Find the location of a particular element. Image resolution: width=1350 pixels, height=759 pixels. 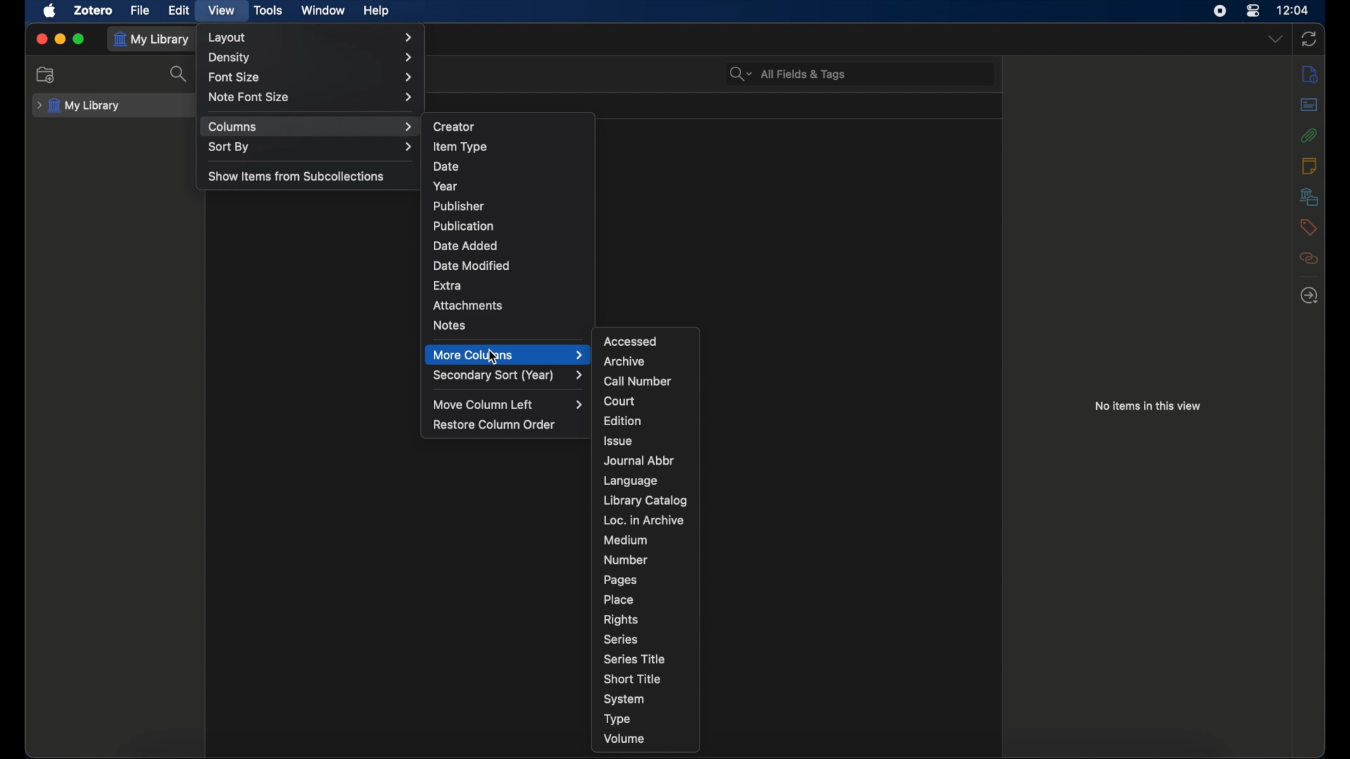

search bar is located at coordinates (787, 73).